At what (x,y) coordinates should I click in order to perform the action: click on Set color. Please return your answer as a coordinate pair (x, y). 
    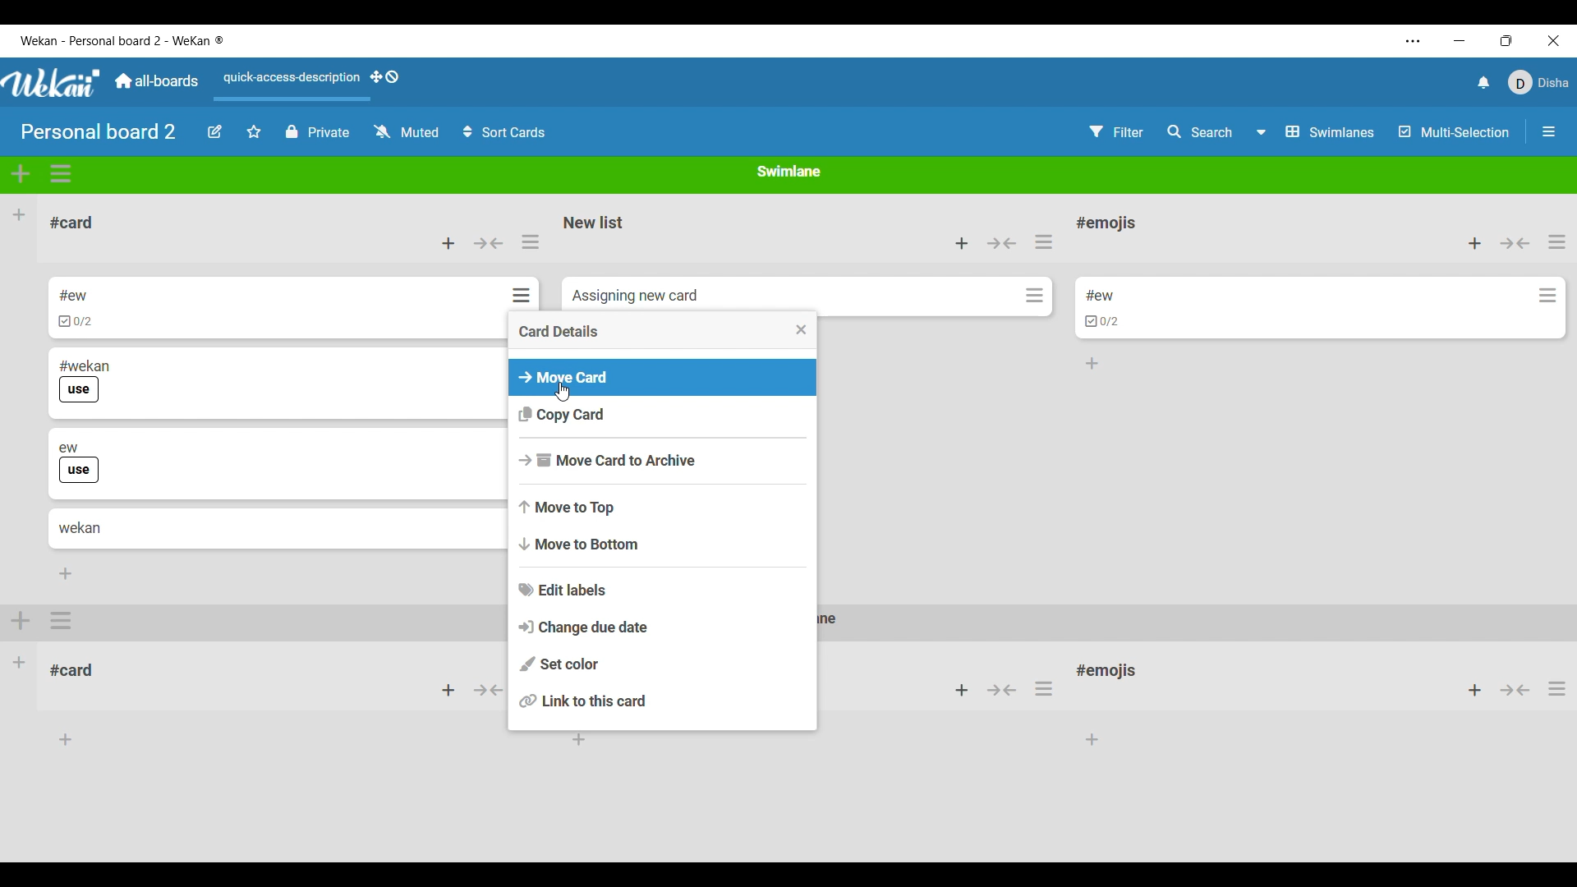
    Looking at the image, I should click on (663, 664).